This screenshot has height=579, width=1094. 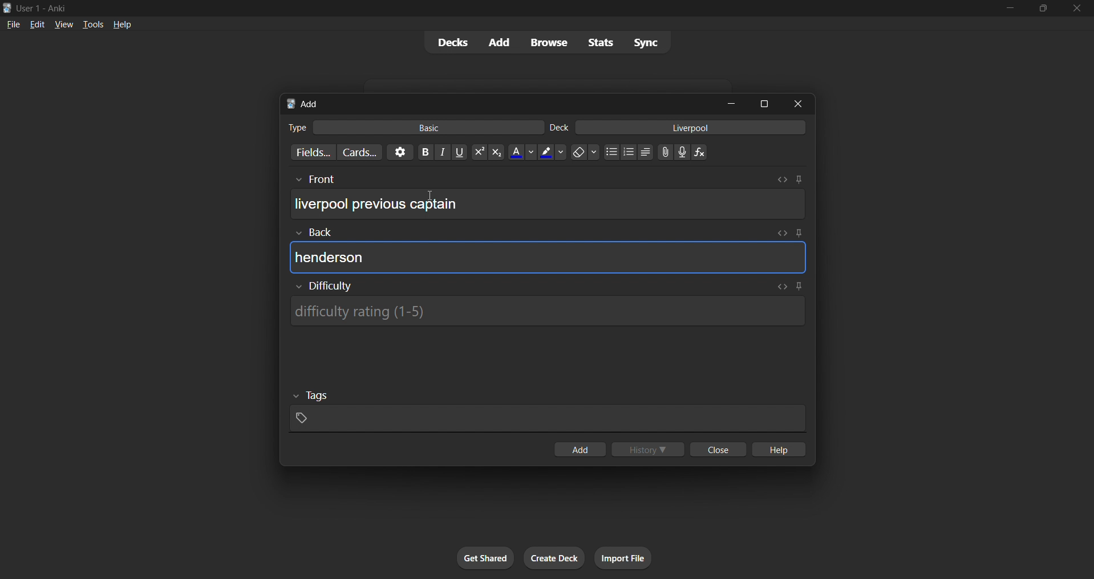 What do you see at coordinates (703, 153) in the screenshot?
I see `function` at bounding box center [703, 153].